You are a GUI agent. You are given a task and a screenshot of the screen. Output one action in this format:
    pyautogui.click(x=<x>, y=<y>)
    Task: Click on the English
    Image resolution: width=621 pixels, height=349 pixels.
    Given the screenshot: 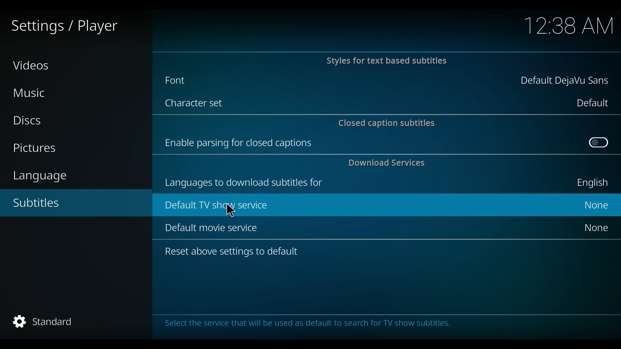 What is the action you would take?
    pyautogui.click(x=591, y=184)
    